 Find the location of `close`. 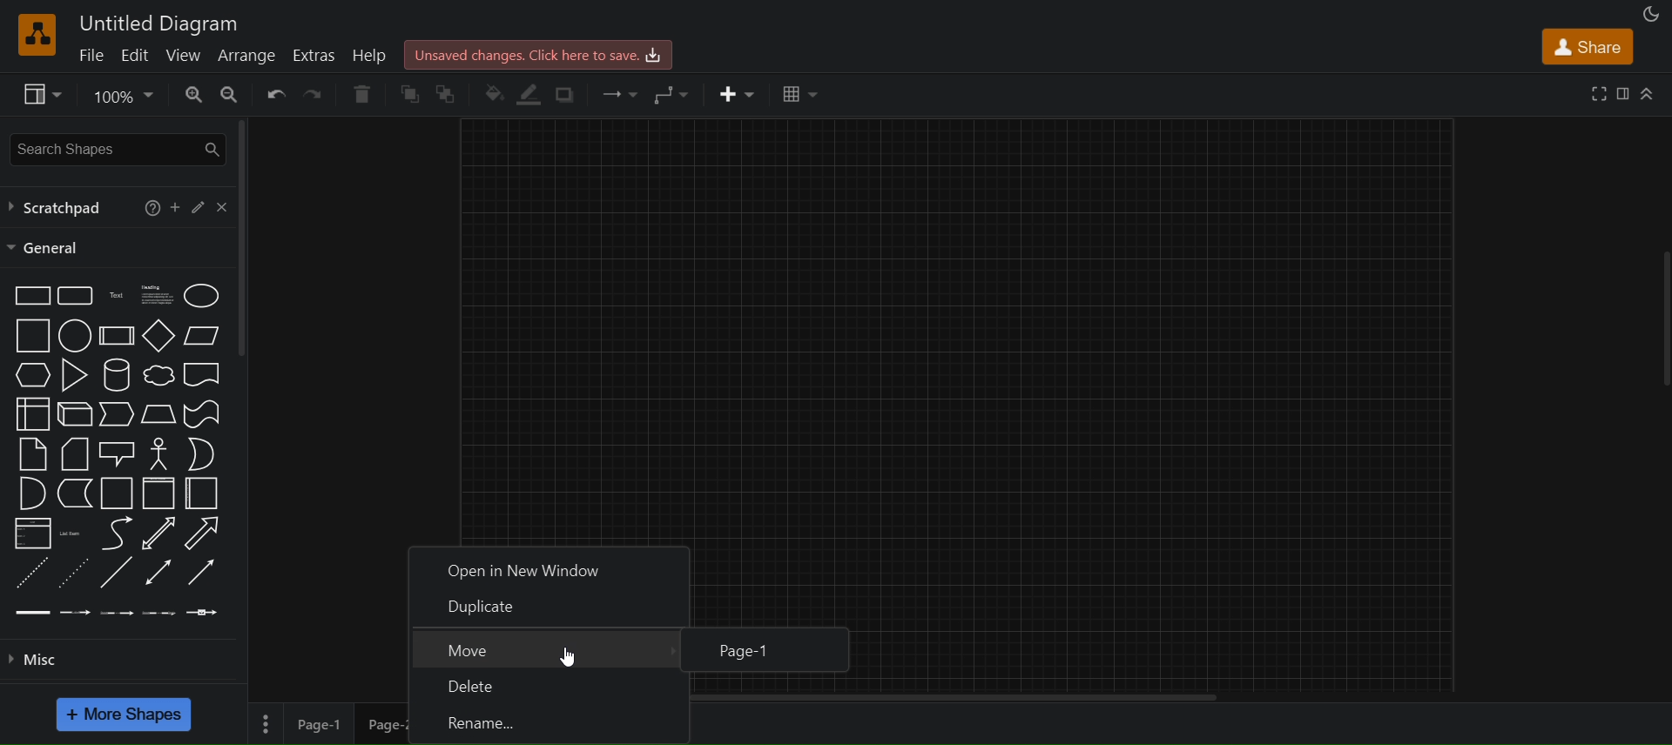

close is located at coordinates (221, 206).